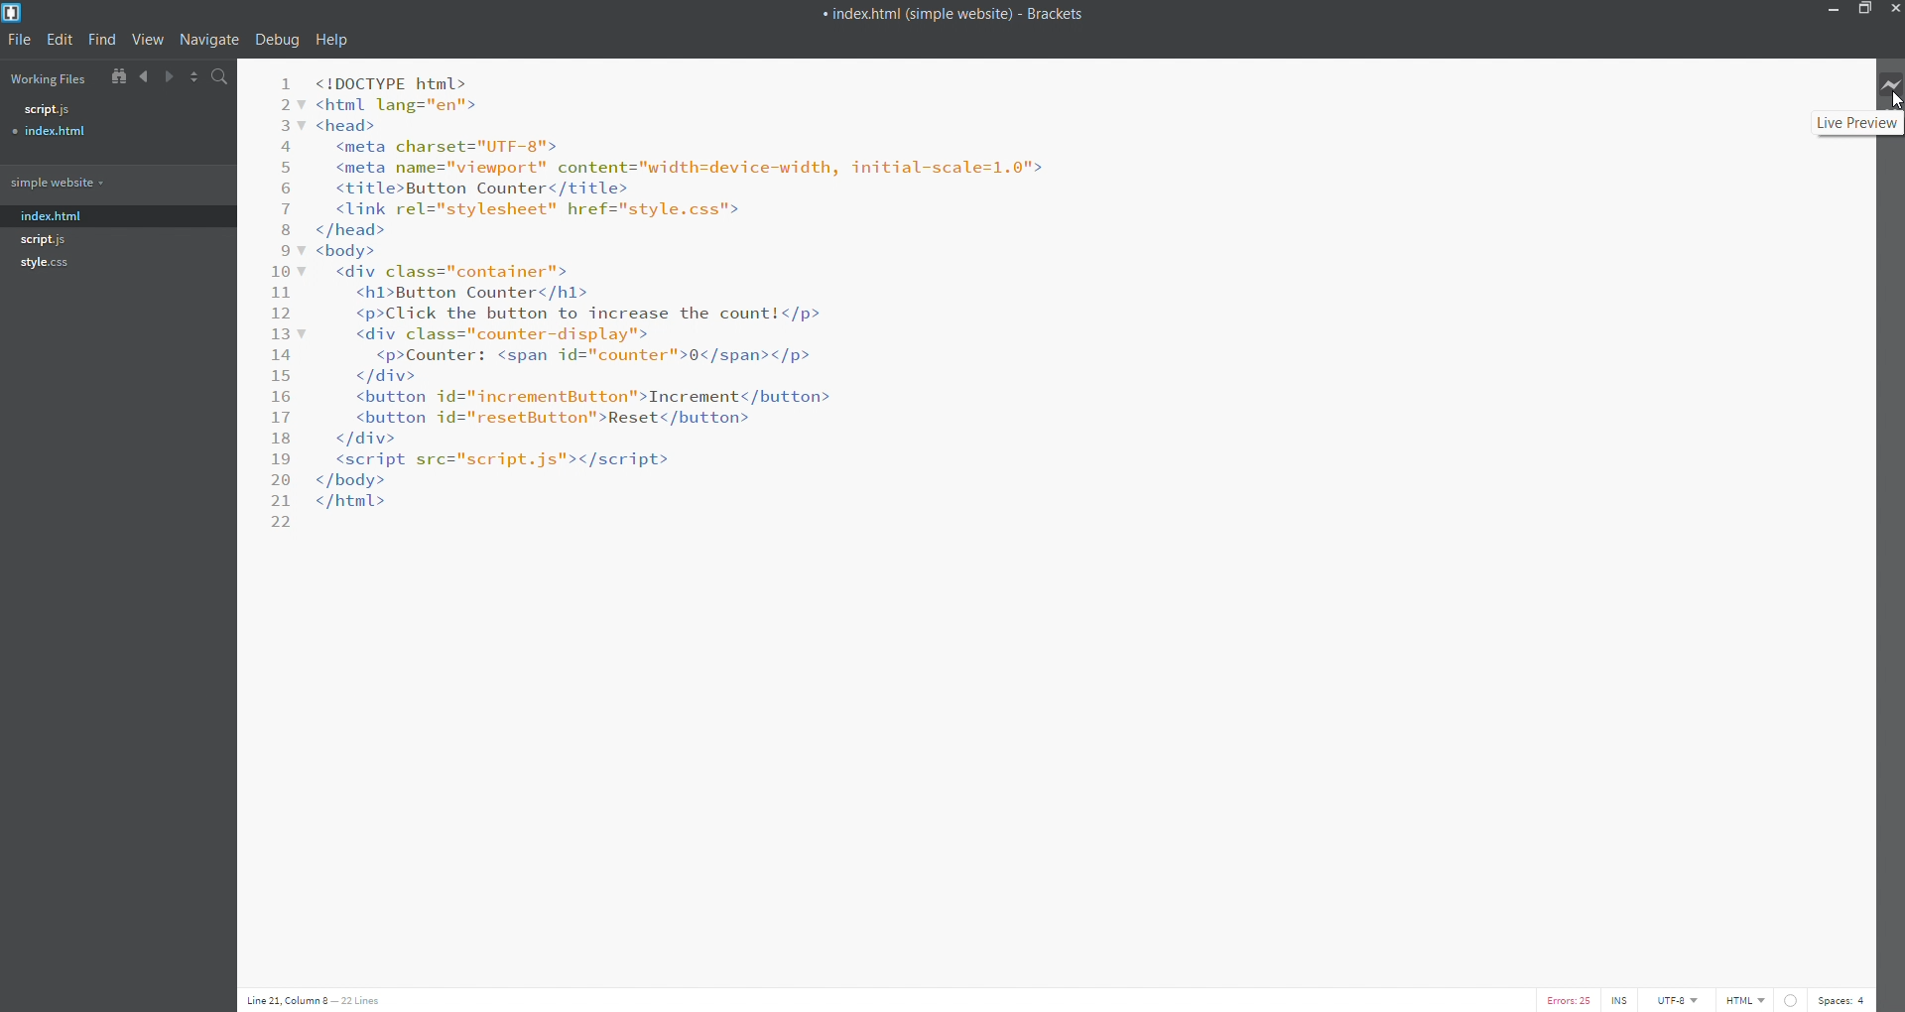 This screenshot has width=1905, height=1012. Describe the element at coordinates (63, 39) in the screenshot. I see `edit` at that location.